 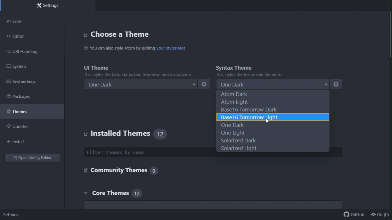 What do you see at coordinates (123, 132) in the screenshot?
I see `Installed themes` at bounding box center [123, 132].